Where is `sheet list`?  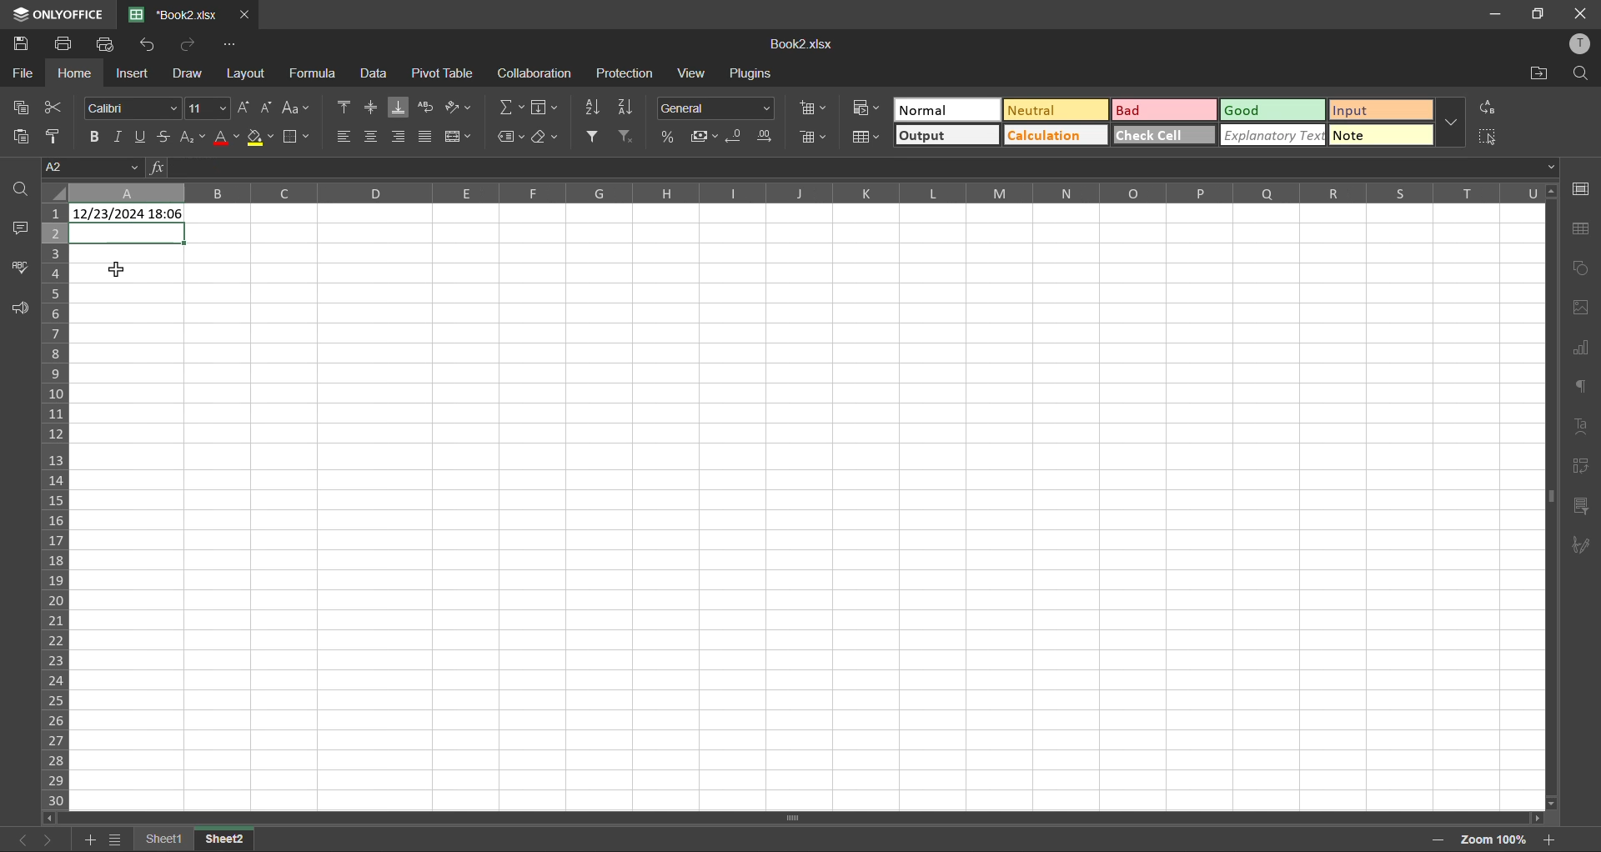 sheet list is located at coordinates (115, 840).